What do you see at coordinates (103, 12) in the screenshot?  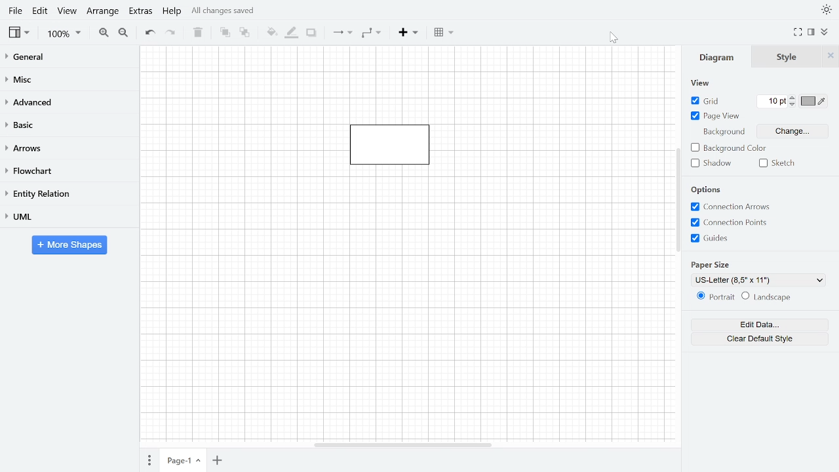 I see `Arrange` at bounding box center [103, 12].